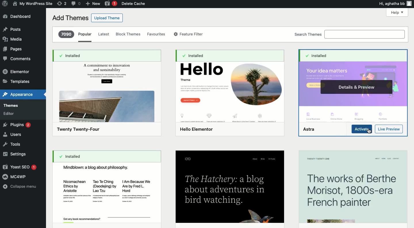  I want to click on MC4WP, so click(15, 176).